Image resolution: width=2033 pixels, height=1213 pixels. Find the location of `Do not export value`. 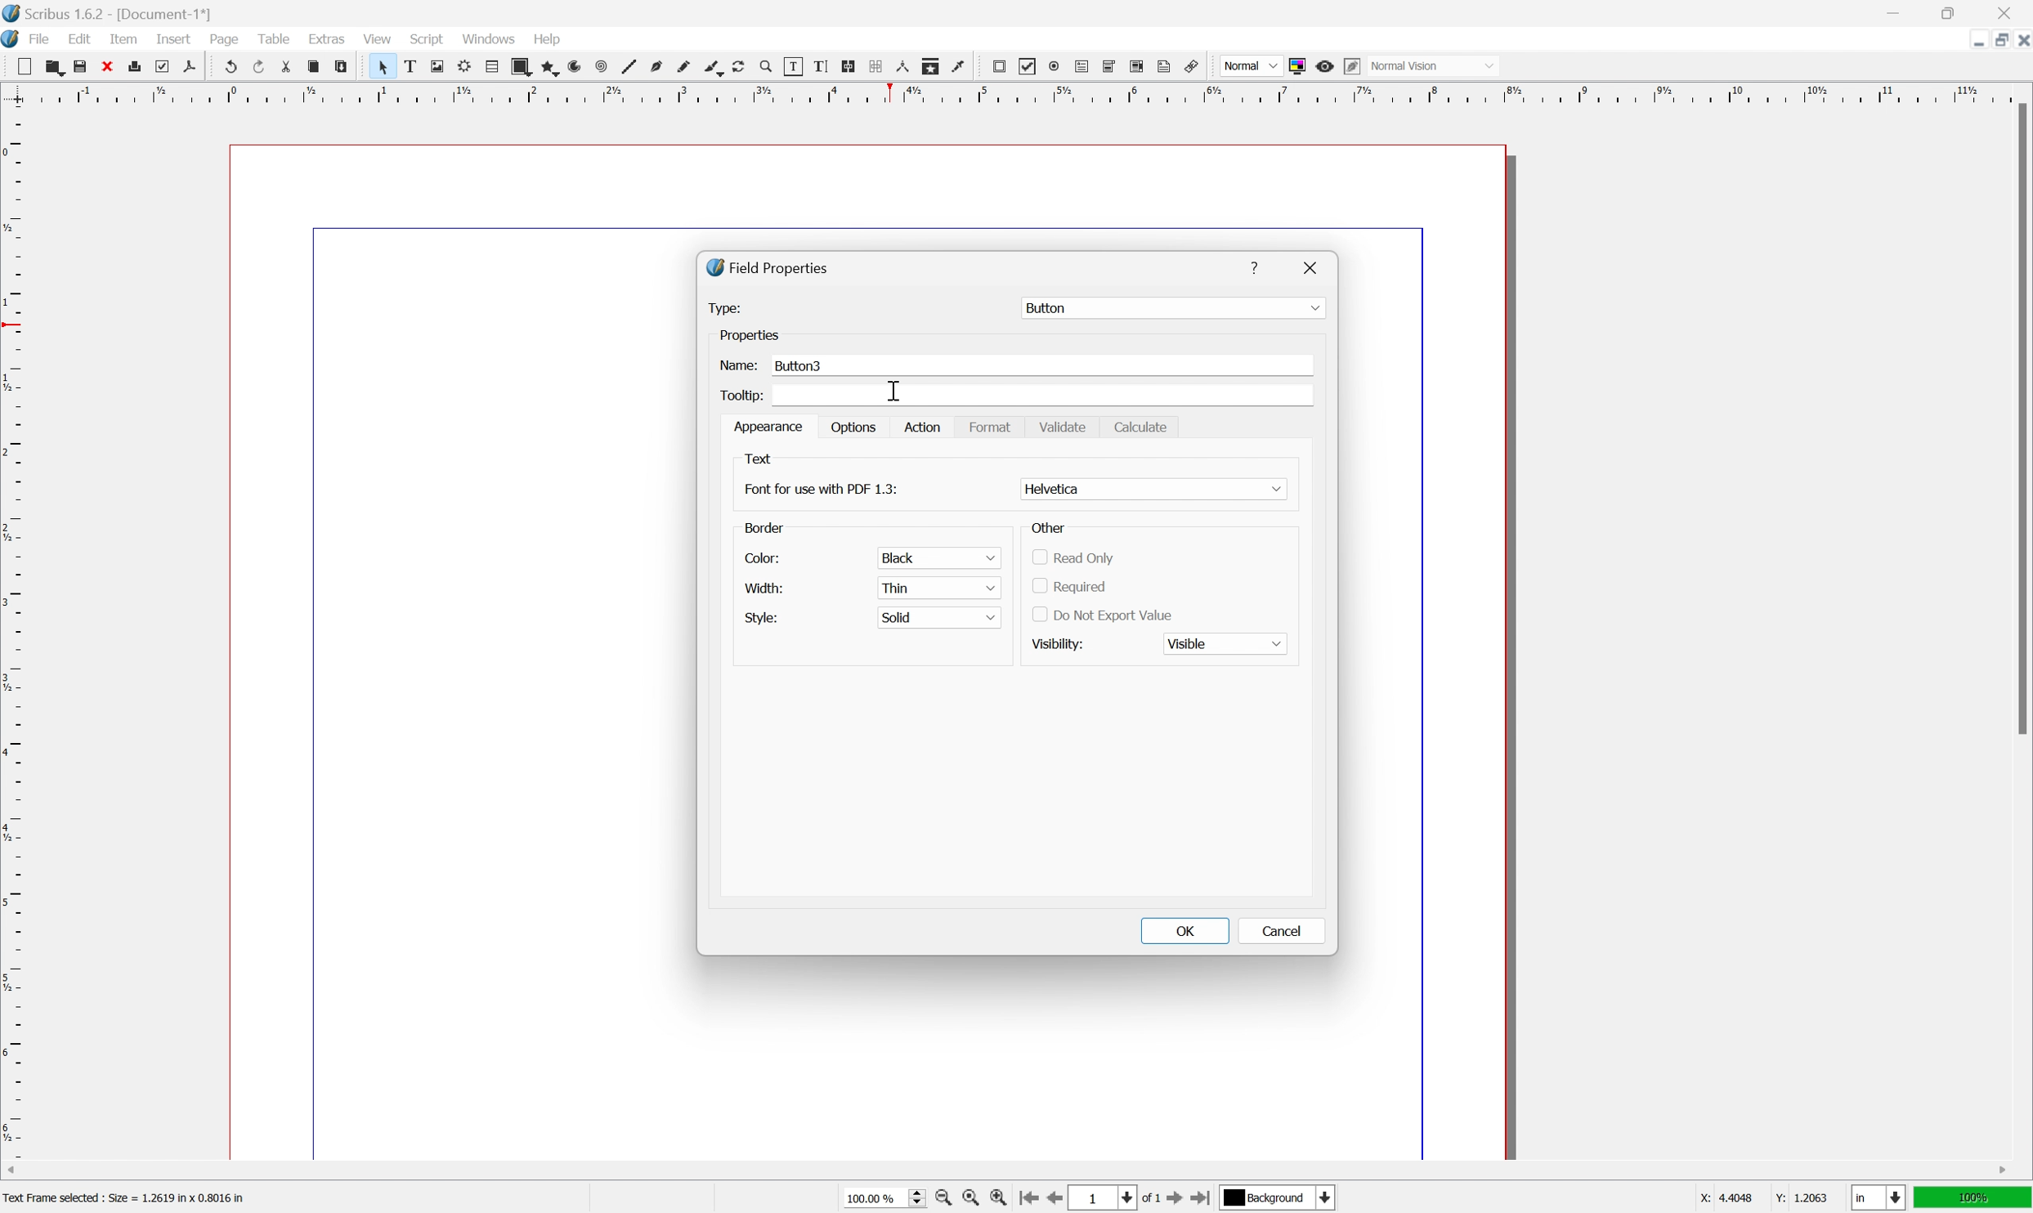

Do not export value is located at coordinates (1107, 617).